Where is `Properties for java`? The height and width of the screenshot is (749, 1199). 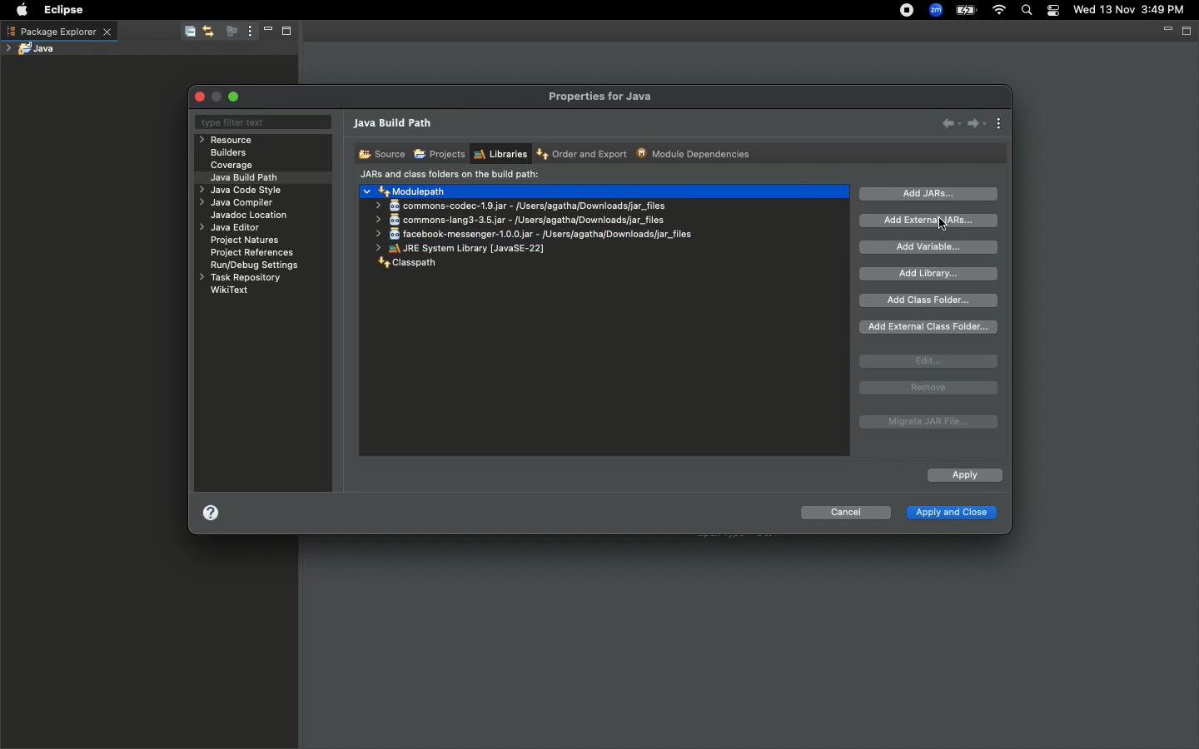
Properties for java is located at coordinates (602, 97).